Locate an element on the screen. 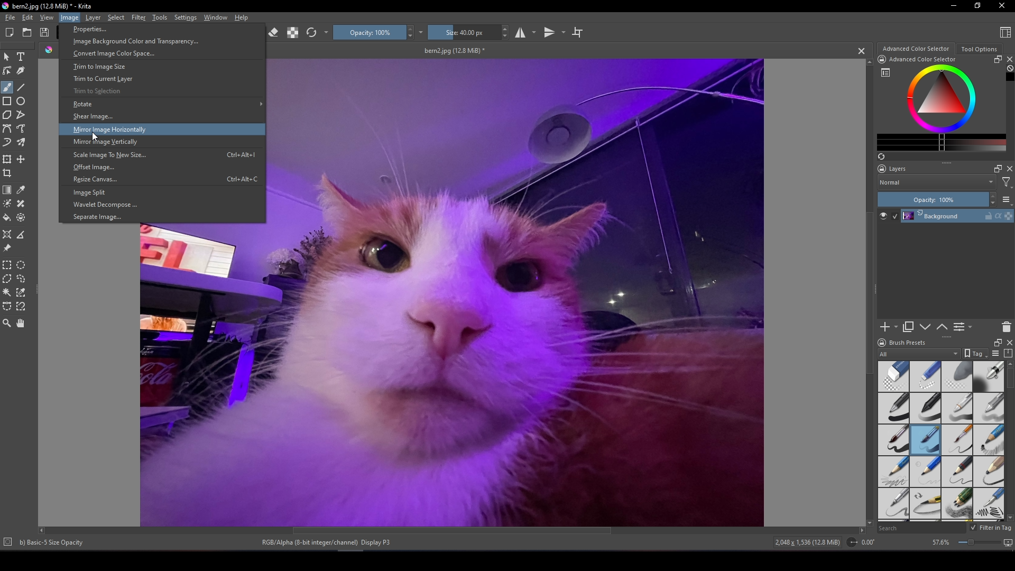 The width and height of the screenshot is (1015, 571). Elipse tool is located at coordinates (21, 101).